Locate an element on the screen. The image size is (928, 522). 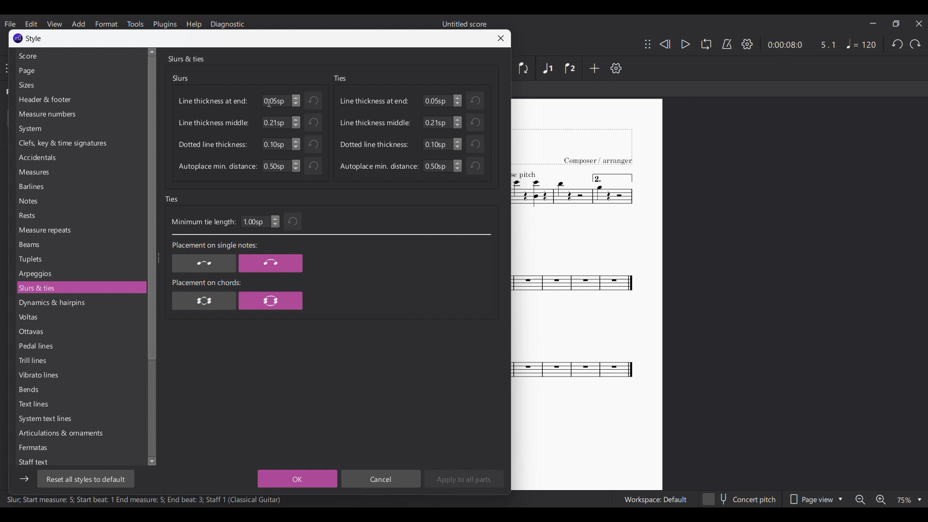
Help menu is located at coordinates (194, 24).